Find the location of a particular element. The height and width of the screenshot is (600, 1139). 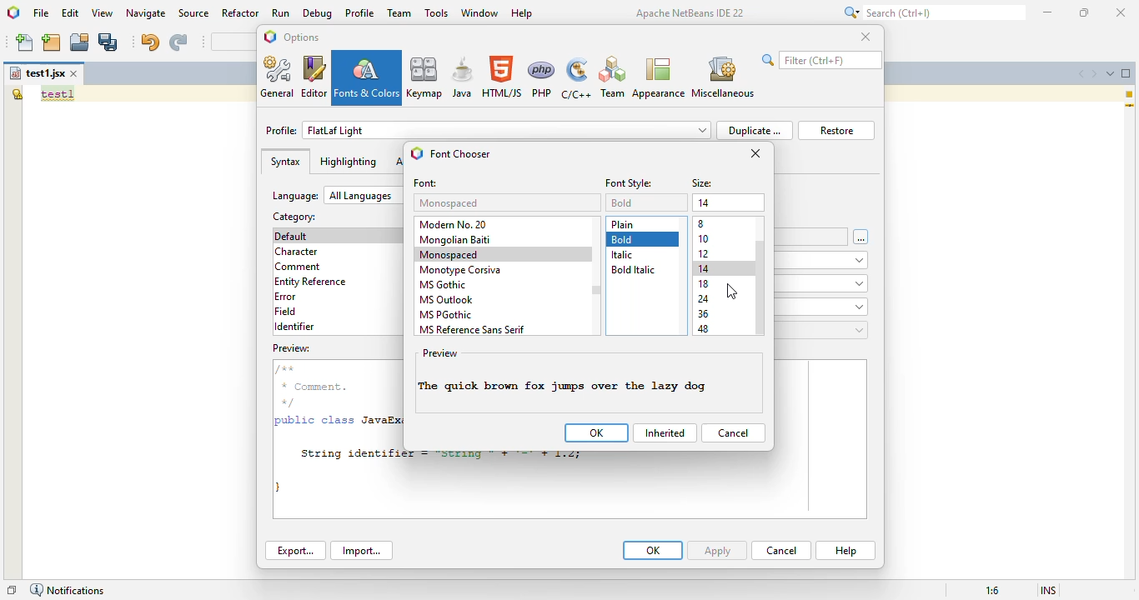

view is located at coordinates (103, 13).